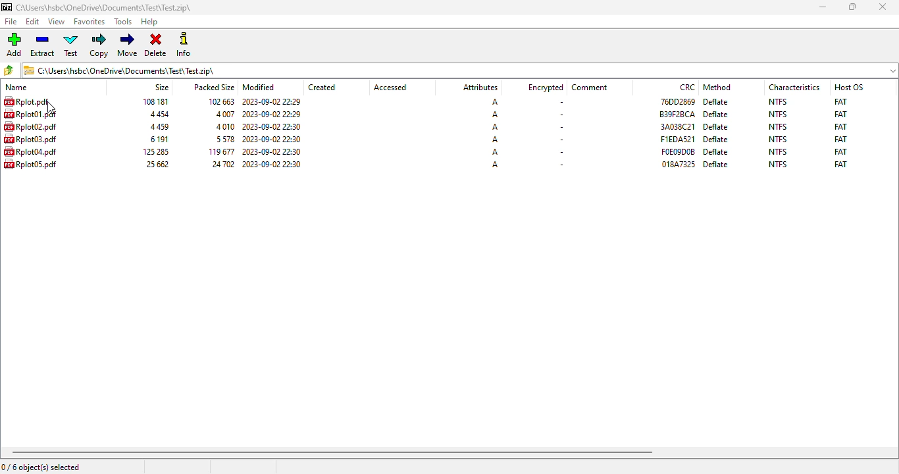  Describe the element at coordinates (154, 151) in the screenshot. I see `size` at that location.